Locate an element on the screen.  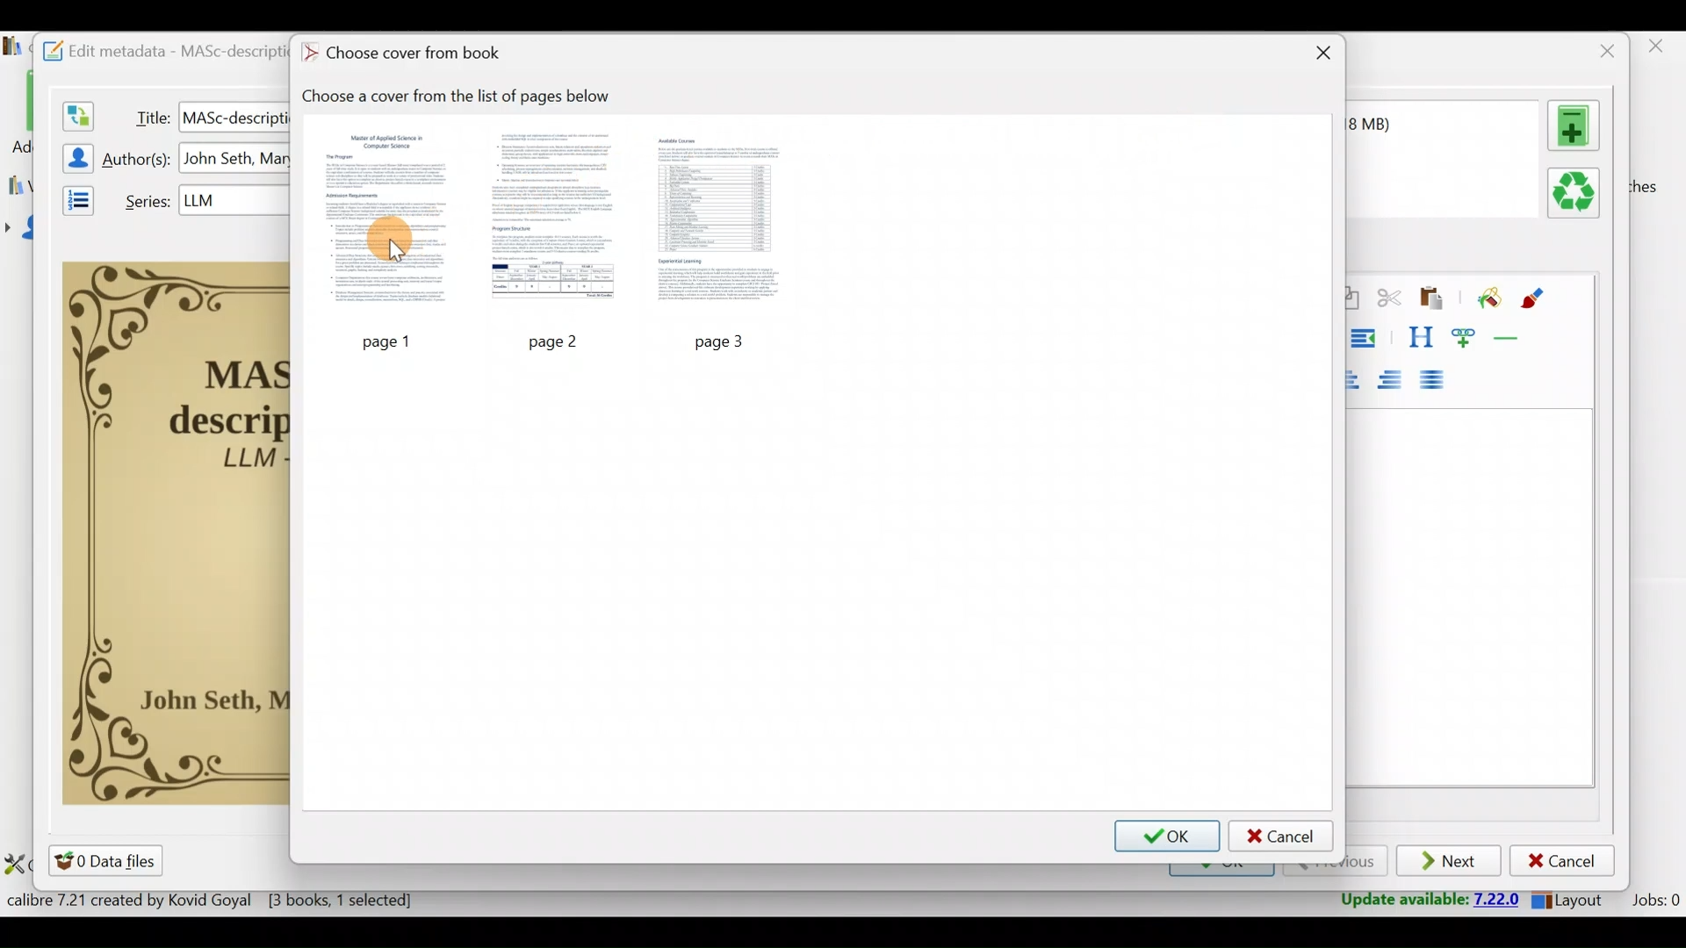
Swap the author and title is located at coordinates (76, 112).